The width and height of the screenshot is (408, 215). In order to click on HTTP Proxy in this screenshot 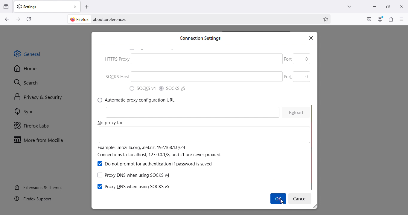, I will do `click(191, 112)`.